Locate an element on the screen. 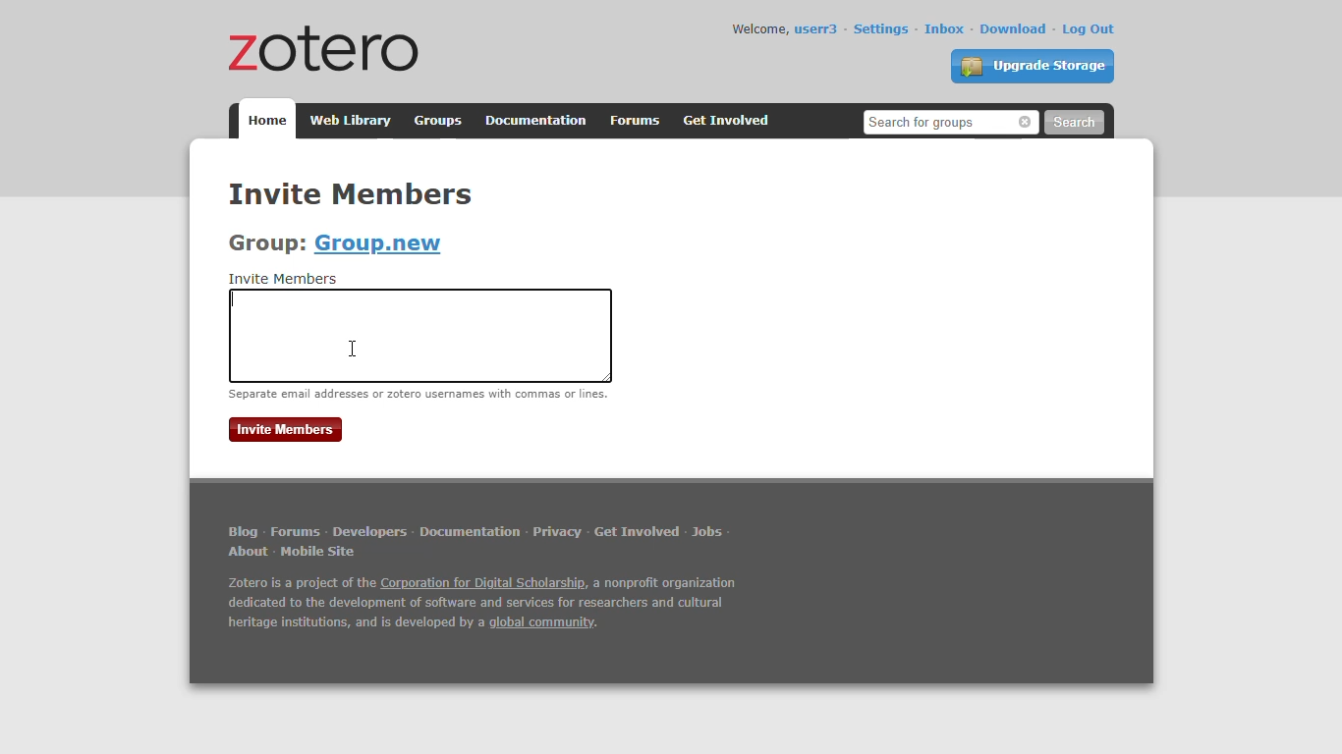  settings is located at coordinates (880, 28).